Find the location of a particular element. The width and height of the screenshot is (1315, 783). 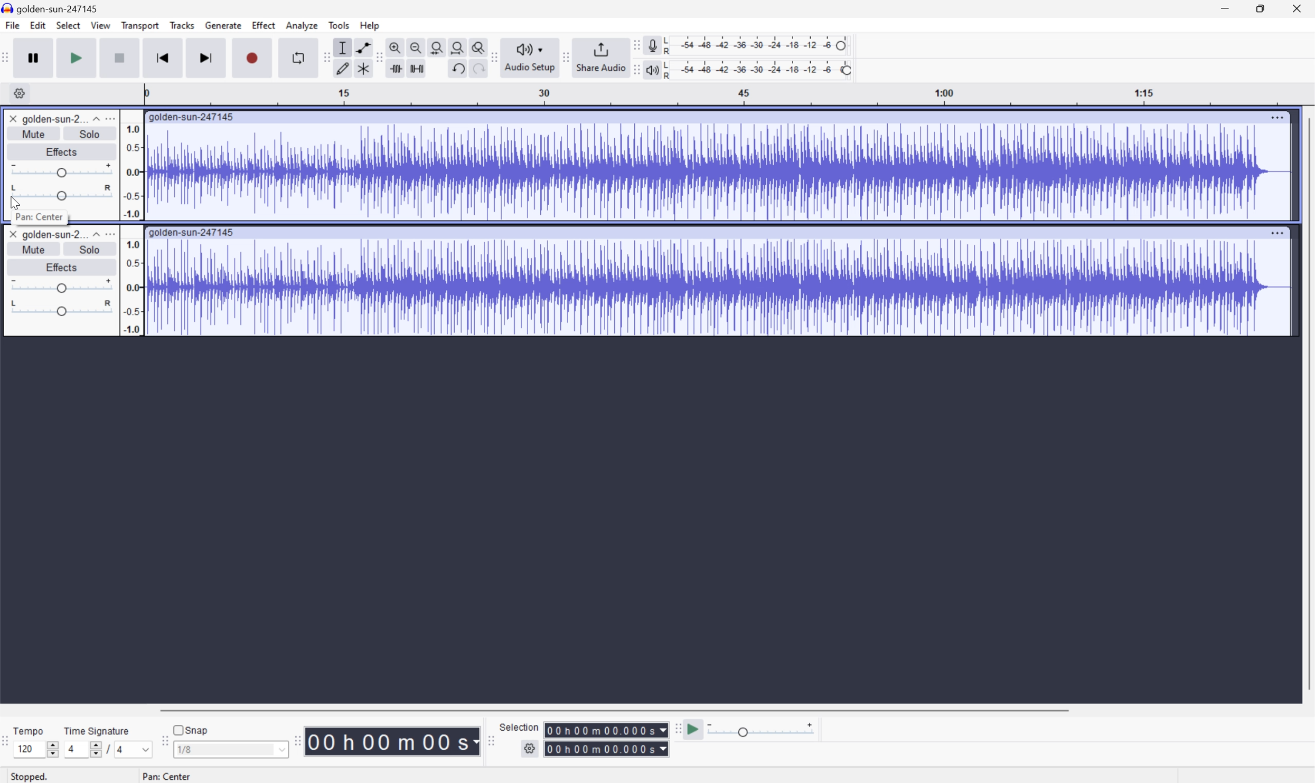

Share Audio is located at coordinates (598, 55).